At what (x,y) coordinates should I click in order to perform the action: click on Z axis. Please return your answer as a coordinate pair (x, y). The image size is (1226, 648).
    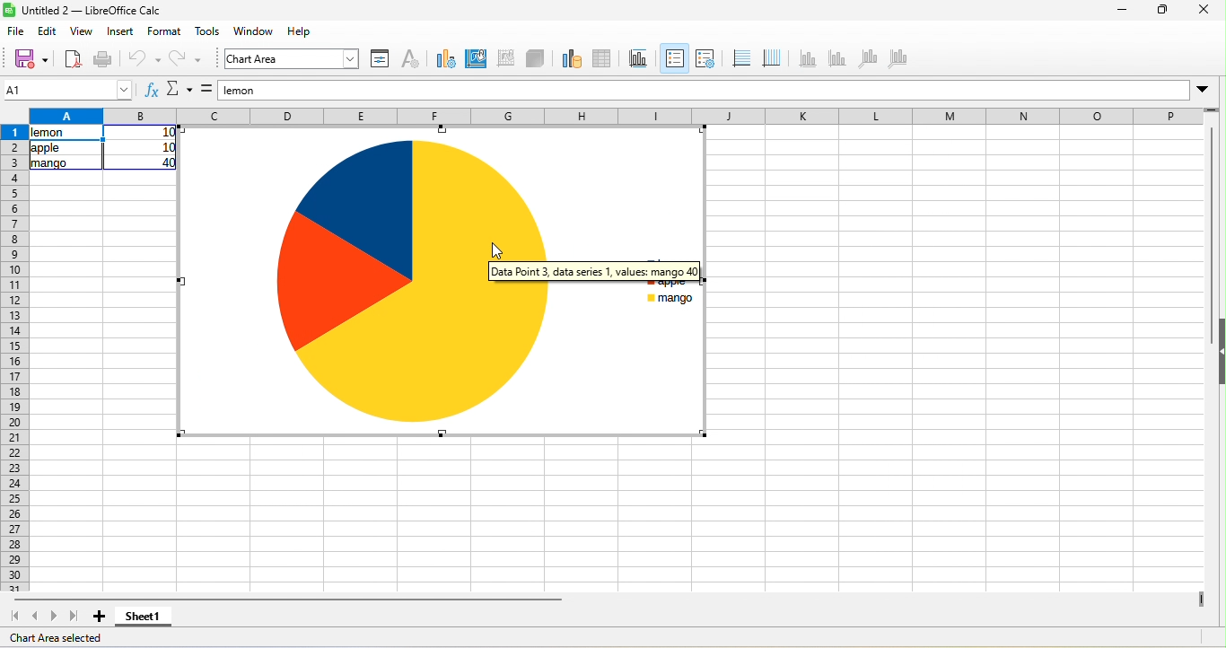
    Looking at the image, I should click on (871, 61).